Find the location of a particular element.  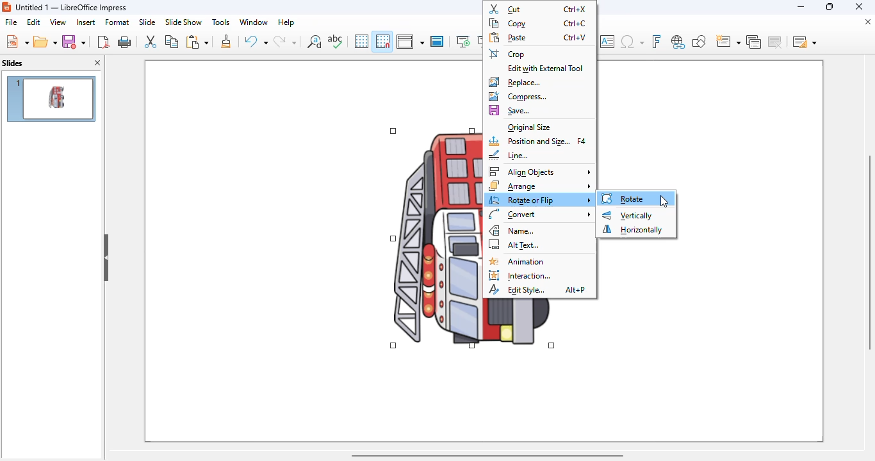

copy is located at coordinates (539, 24).